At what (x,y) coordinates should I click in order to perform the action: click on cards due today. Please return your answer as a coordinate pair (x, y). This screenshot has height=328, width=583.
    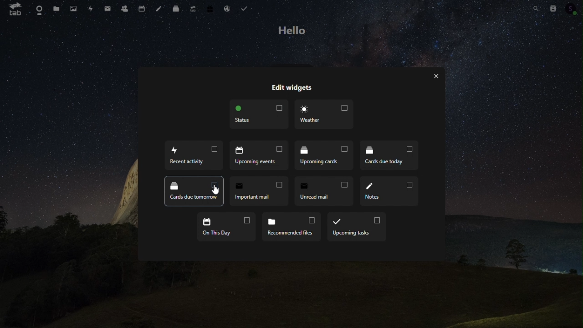
    Looking at the image, I should click on (389, 154).